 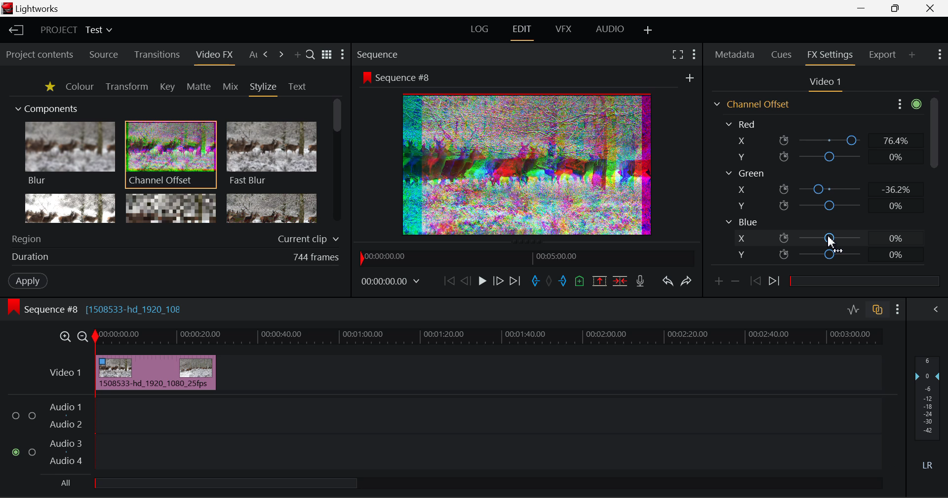 What do you see at coordinates (449, 280) in the screenshot?
I see `To Start` at bounding box center [449, 280].